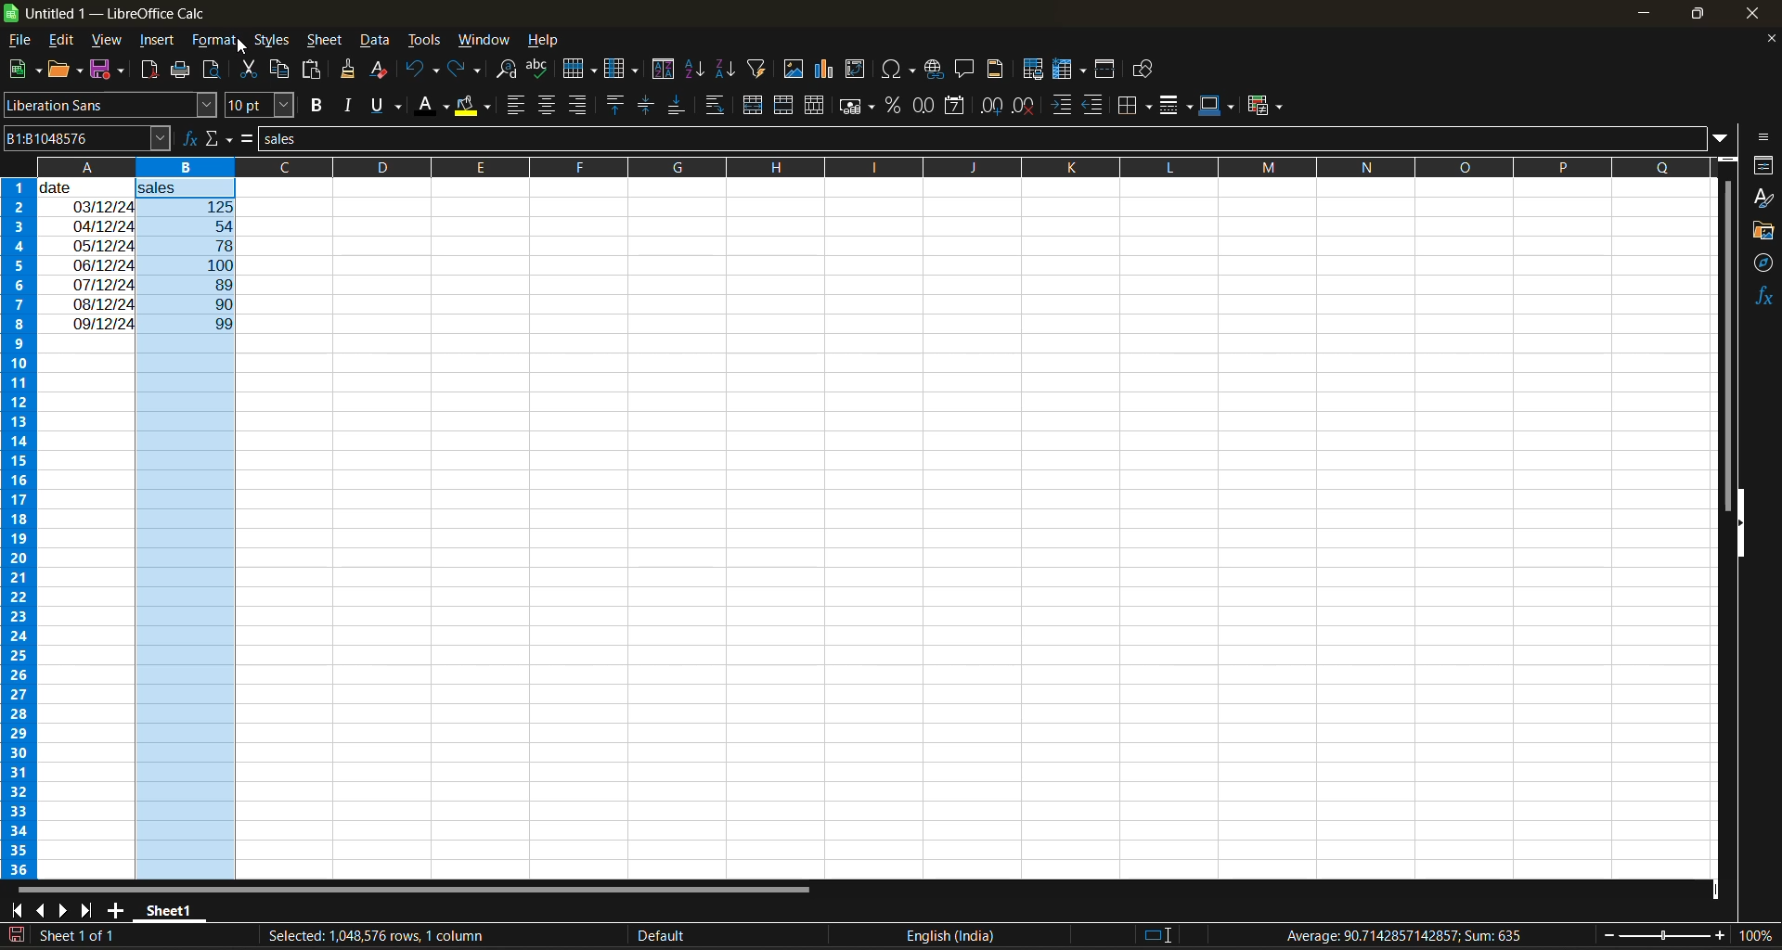  Describe the element at coordinates (64, 71) in the screenshot. I see `open` at that location.